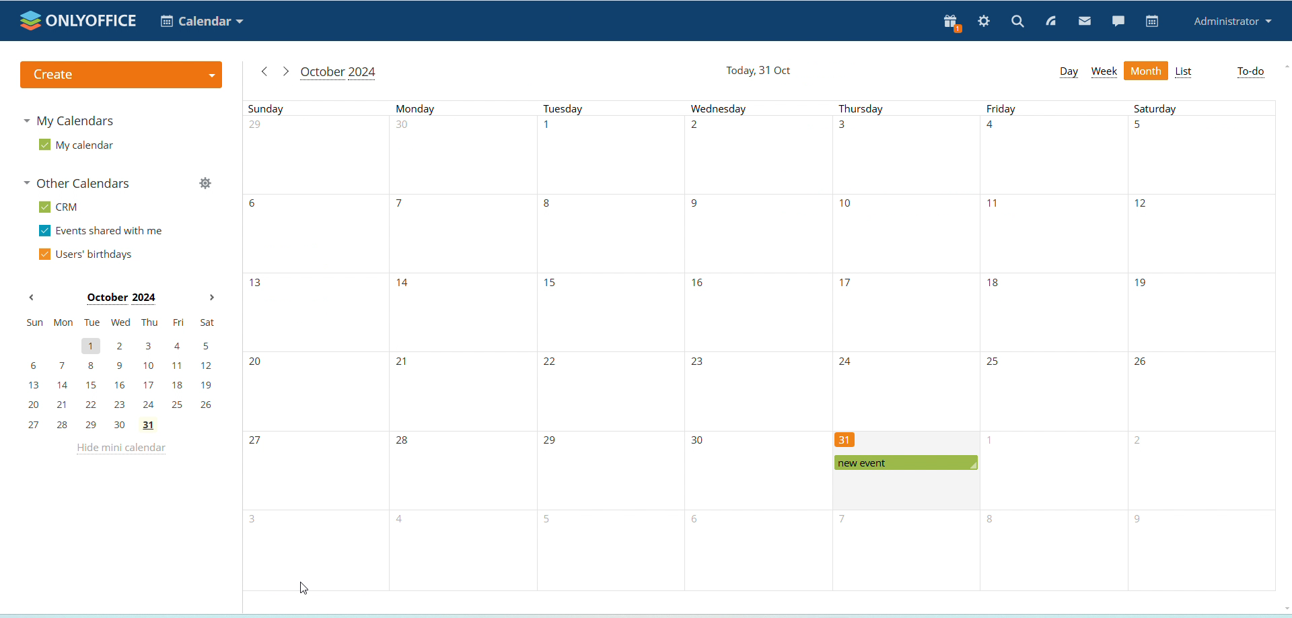 The image size is (1292, 618). What do you see at coordinates (71, 120) in the screenshot?
I see `my calendars` at bounding box center [71, 120].